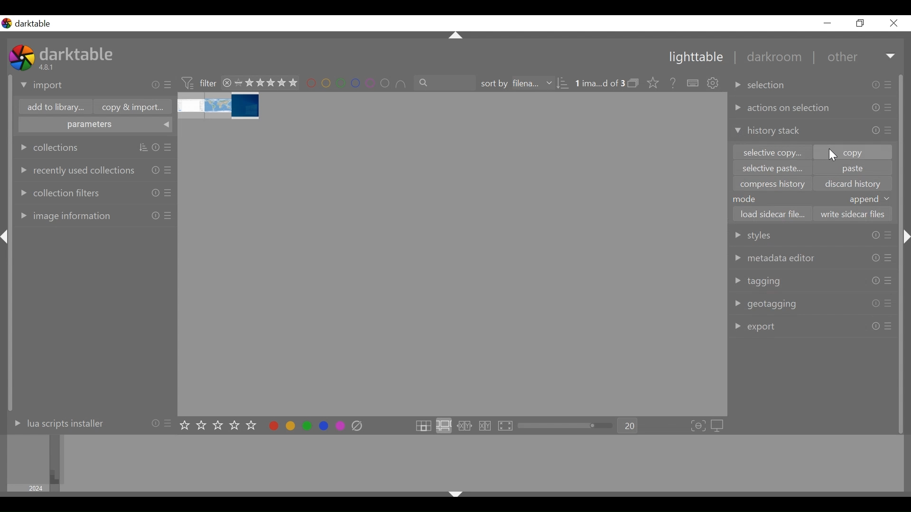 The width and height of the screenshot is (911, 512). I want to click on selective paste, so click(771, 168).